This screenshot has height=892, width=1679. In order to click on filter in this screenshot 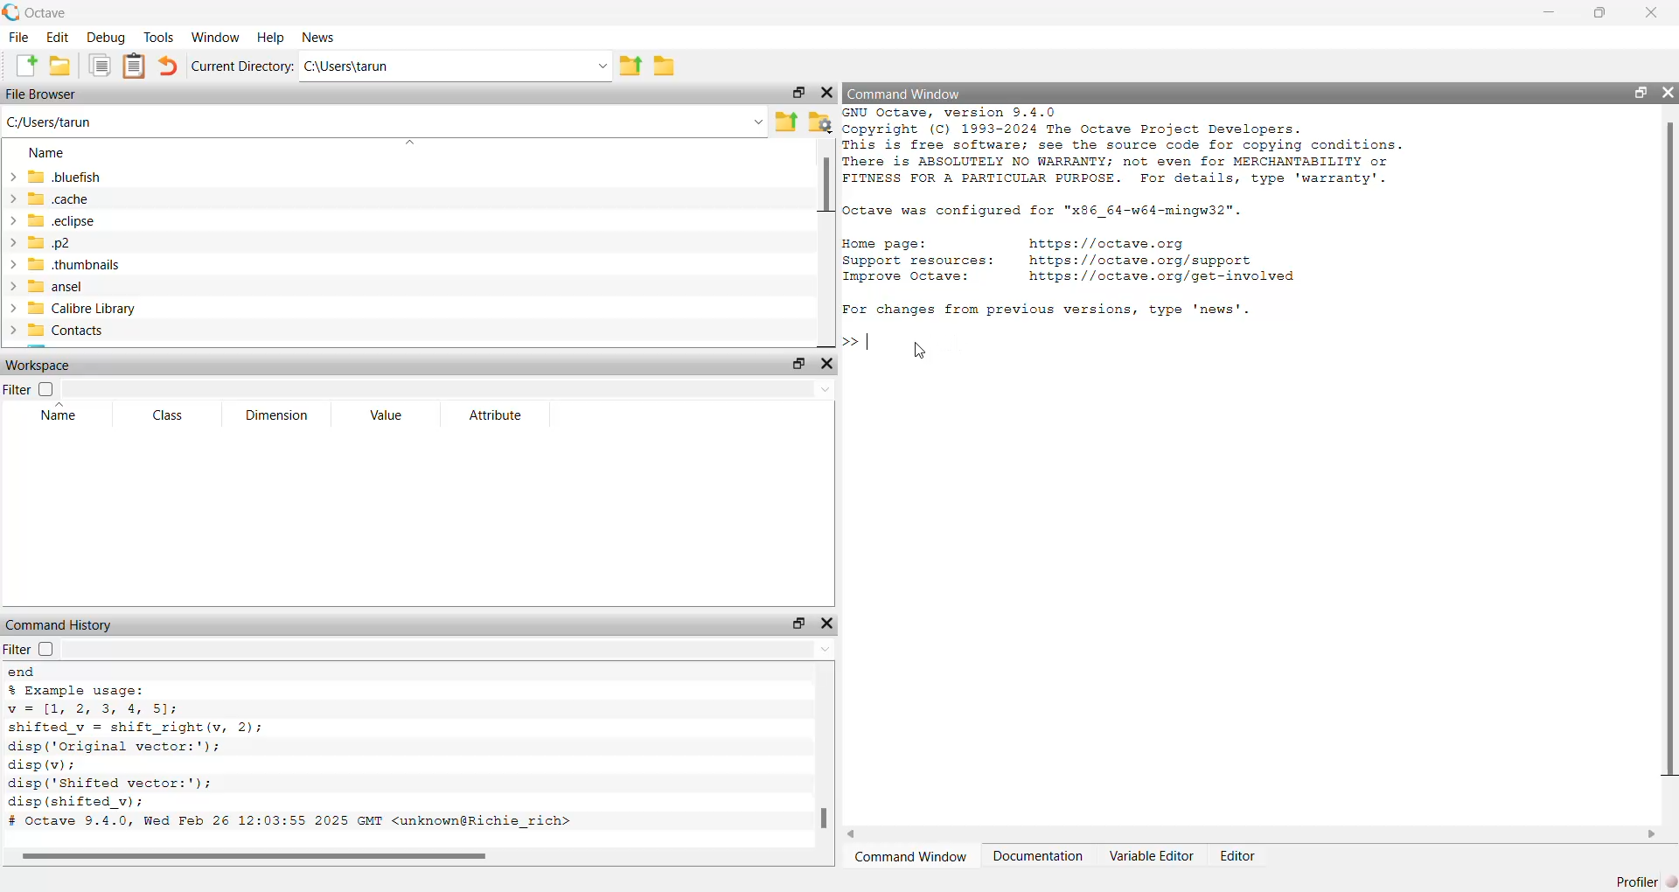, I will do `click(31, 652)`.